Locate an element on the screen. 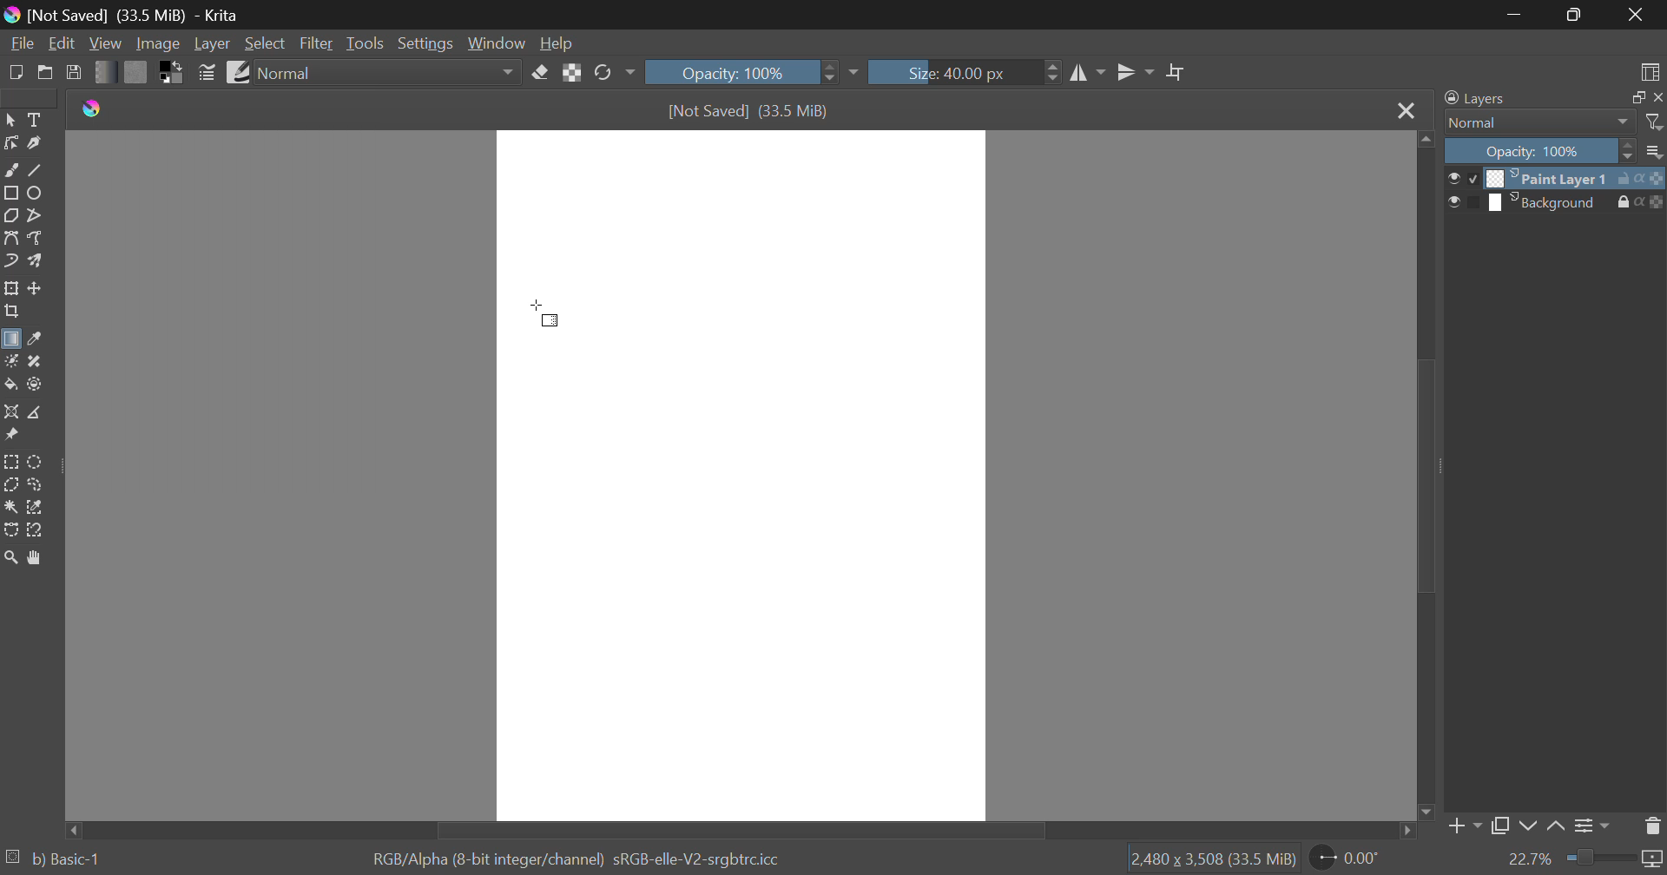 The height and width of the screenshot is (875, 1667). Opacity 100% is located at coordinates (1538, 151).